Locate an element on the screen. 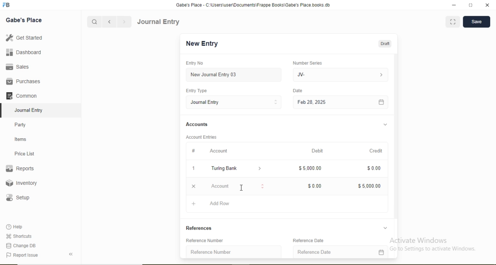 The width and height of the screenshot is (496, 265). Close is located at coordinates (194, 186).